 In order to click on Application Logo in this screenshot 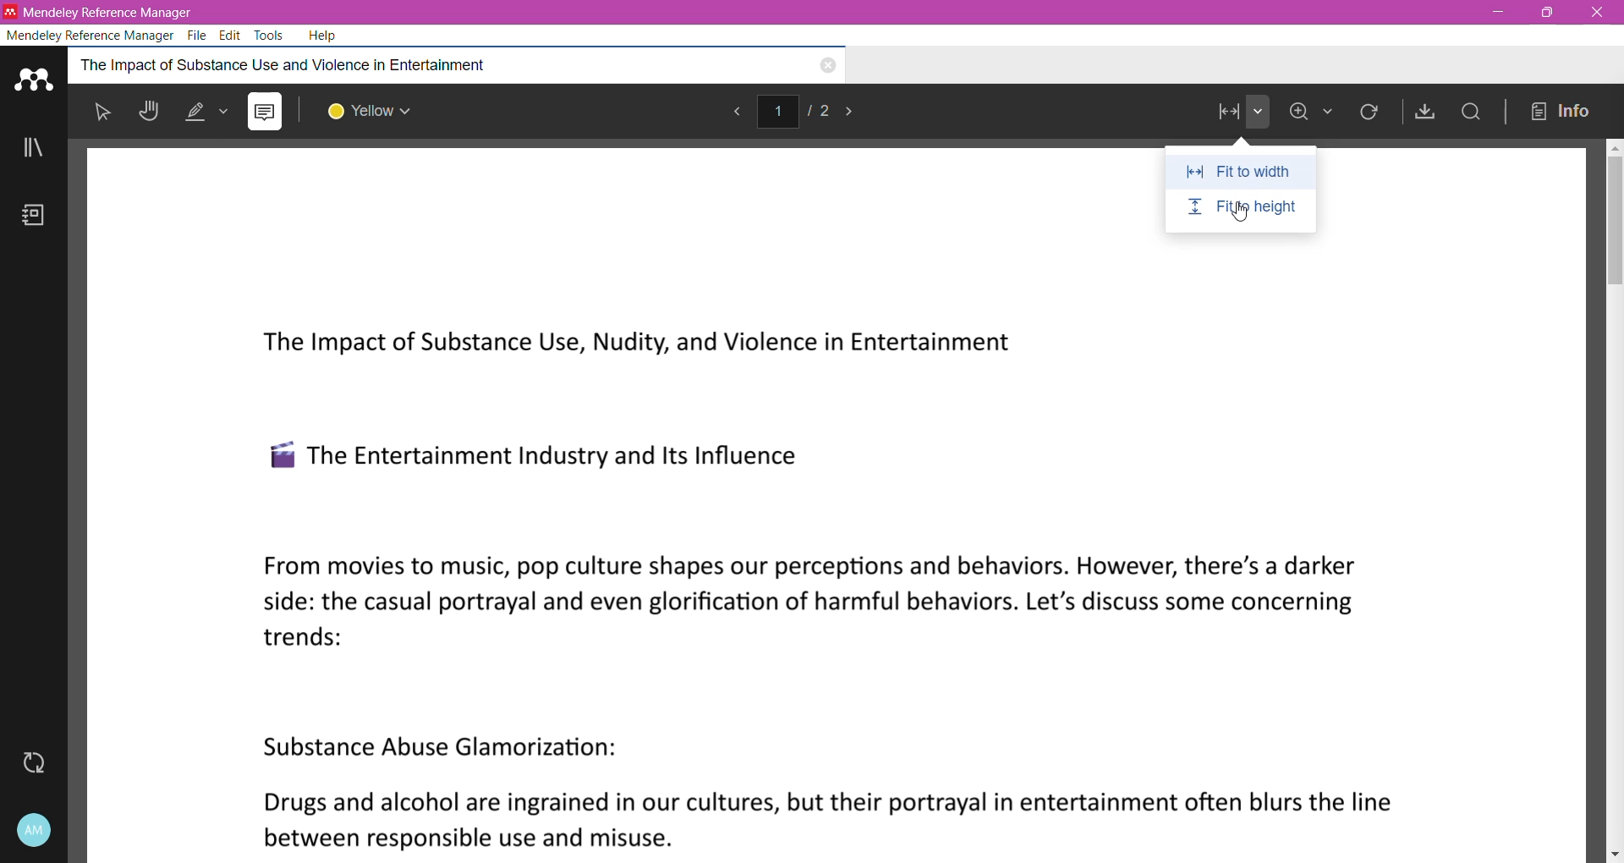, I will do `click(35, 77)`.